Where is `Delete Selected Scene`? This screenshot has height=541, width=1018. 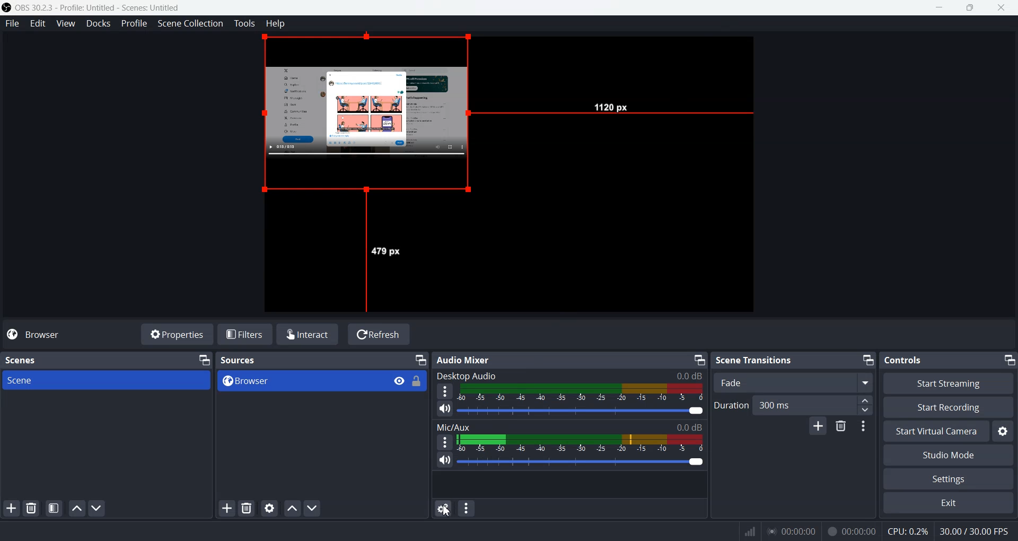
Delete Selected Scene is located at coordinates (31, 509).